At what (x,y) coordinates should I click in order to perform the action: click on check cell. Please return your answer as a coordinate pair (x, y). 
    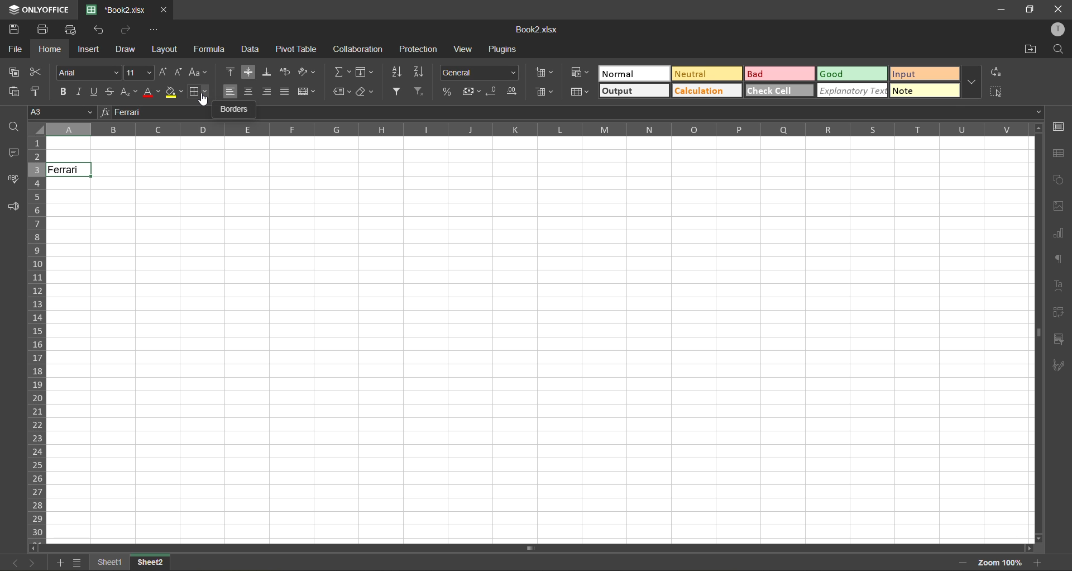
    Looking at the image, I should click on (780, 90).